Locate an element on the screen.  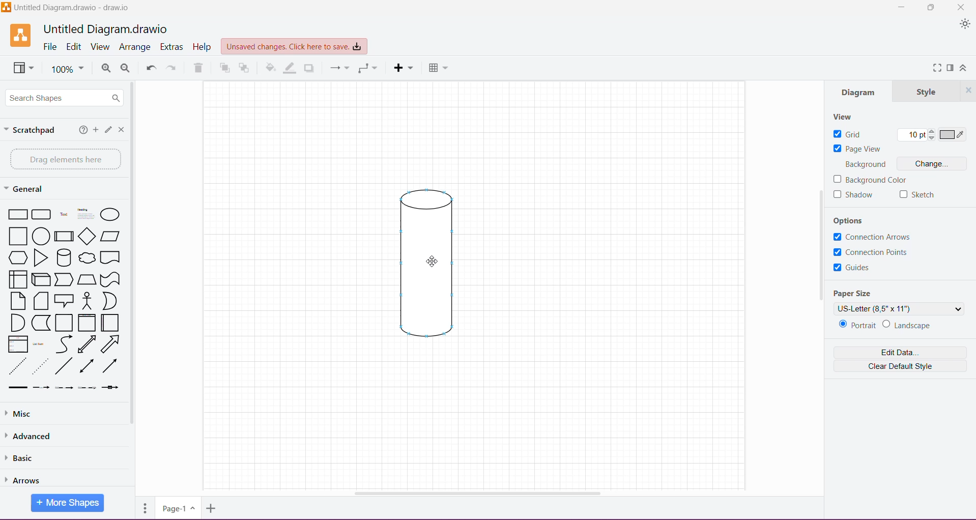
Insert Page is located at coordinates (211, 510).